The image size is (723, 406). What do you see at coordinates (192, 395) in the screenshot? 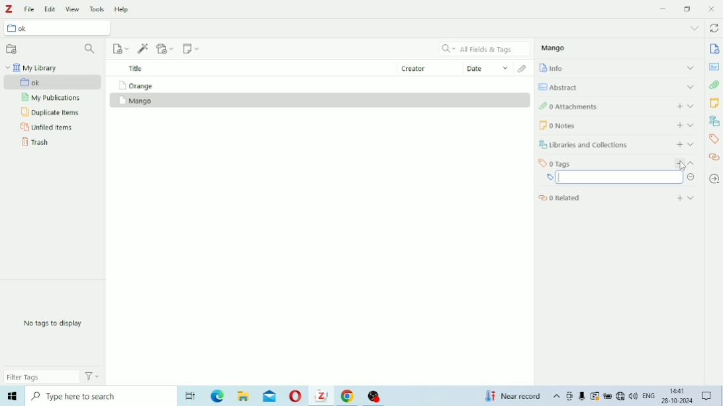
I see `Task View` at bounding box center [192, 395].